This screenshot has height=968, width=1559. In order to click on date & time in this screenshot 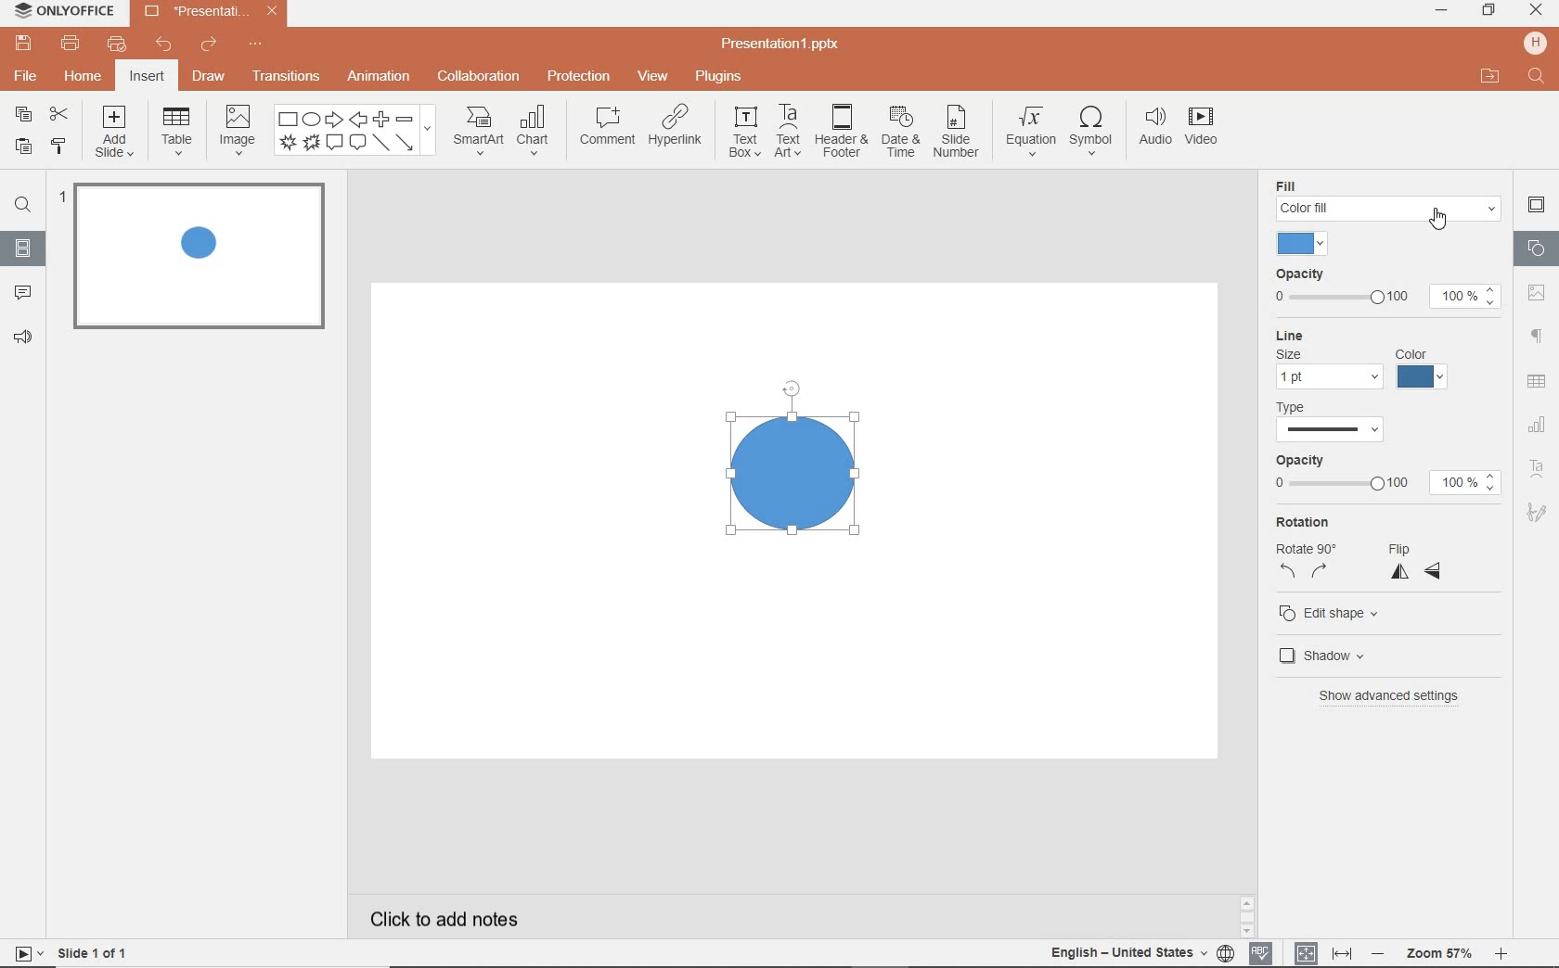, I will do `click(901, 133)`.